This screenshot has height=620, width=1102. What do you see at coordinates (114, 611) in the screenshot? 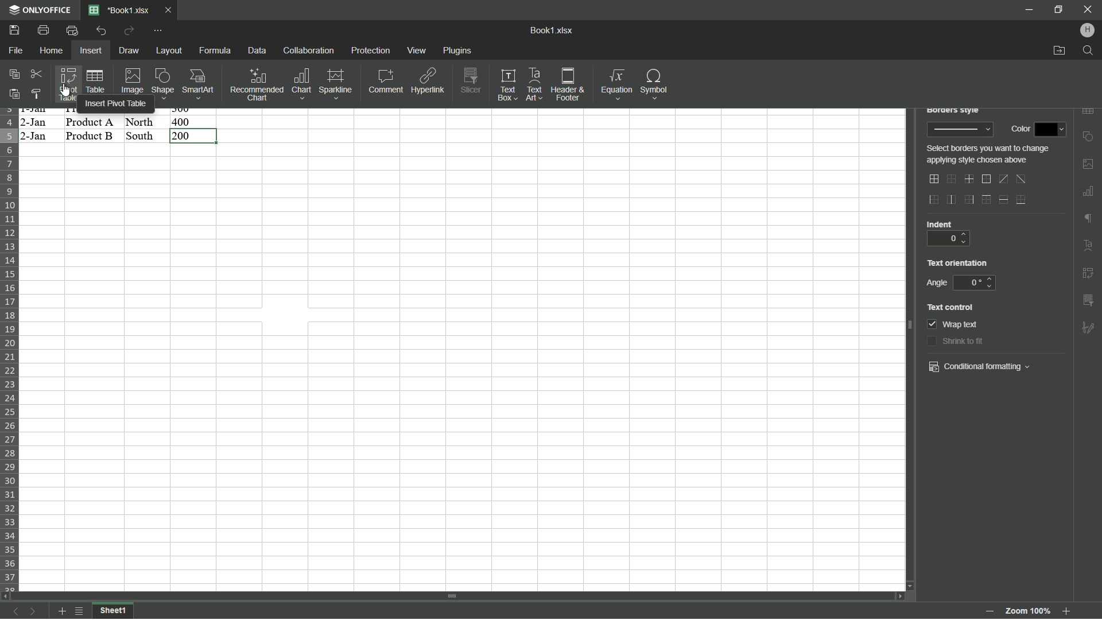
I see `sheet1` at bounding box center [114, 611].